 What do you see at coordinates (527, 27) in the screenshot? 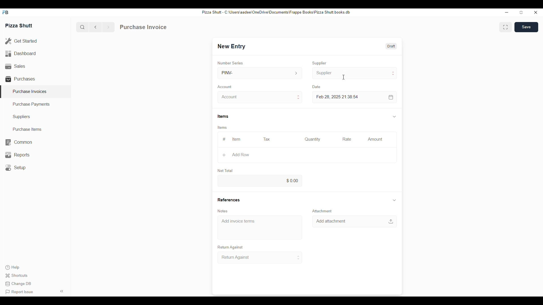
I see `Save` at bounding box center [527, 27].